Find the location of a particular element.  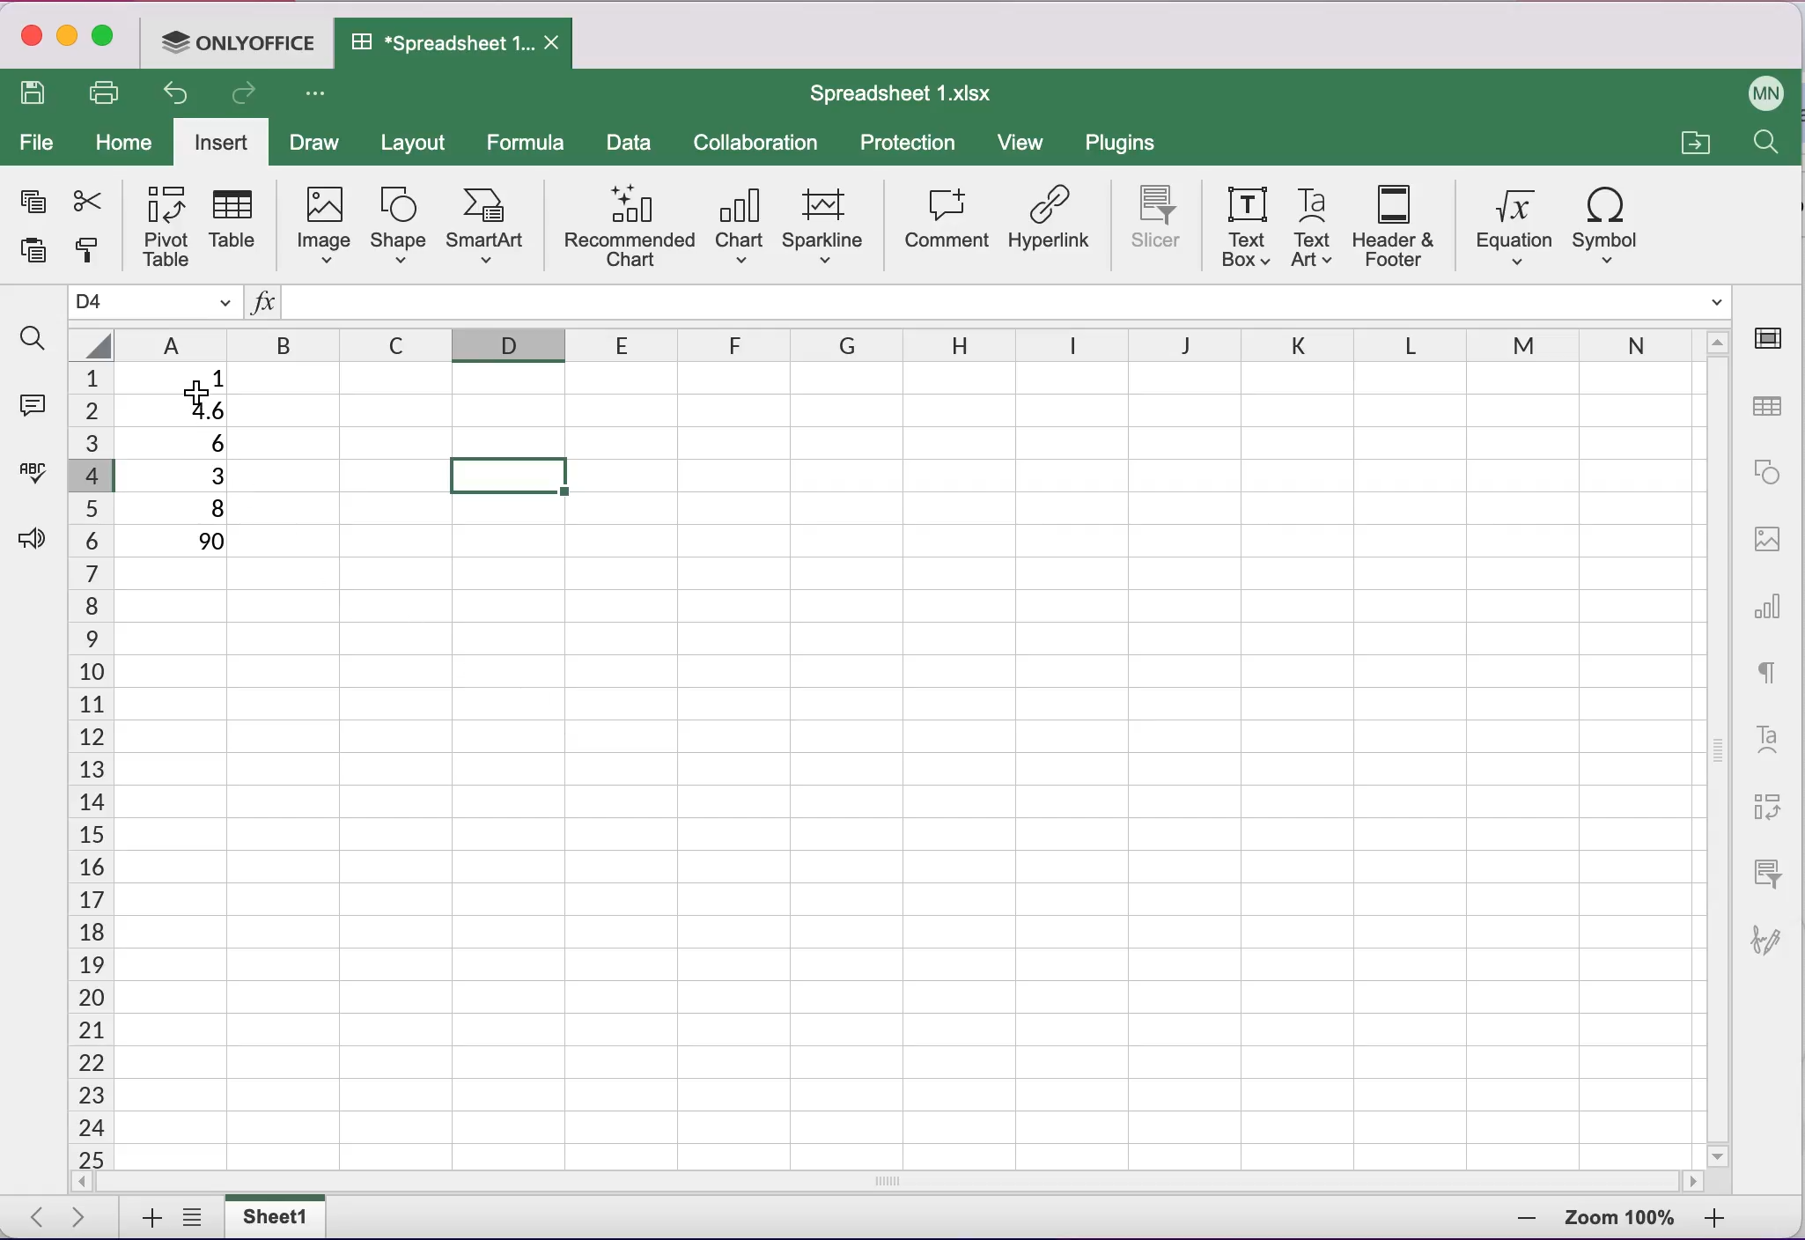

shape is located at coordinates (396, 230).